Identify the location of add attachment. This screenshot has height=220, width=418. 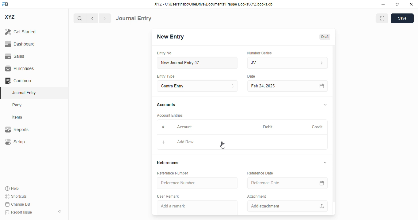
(287, 206).